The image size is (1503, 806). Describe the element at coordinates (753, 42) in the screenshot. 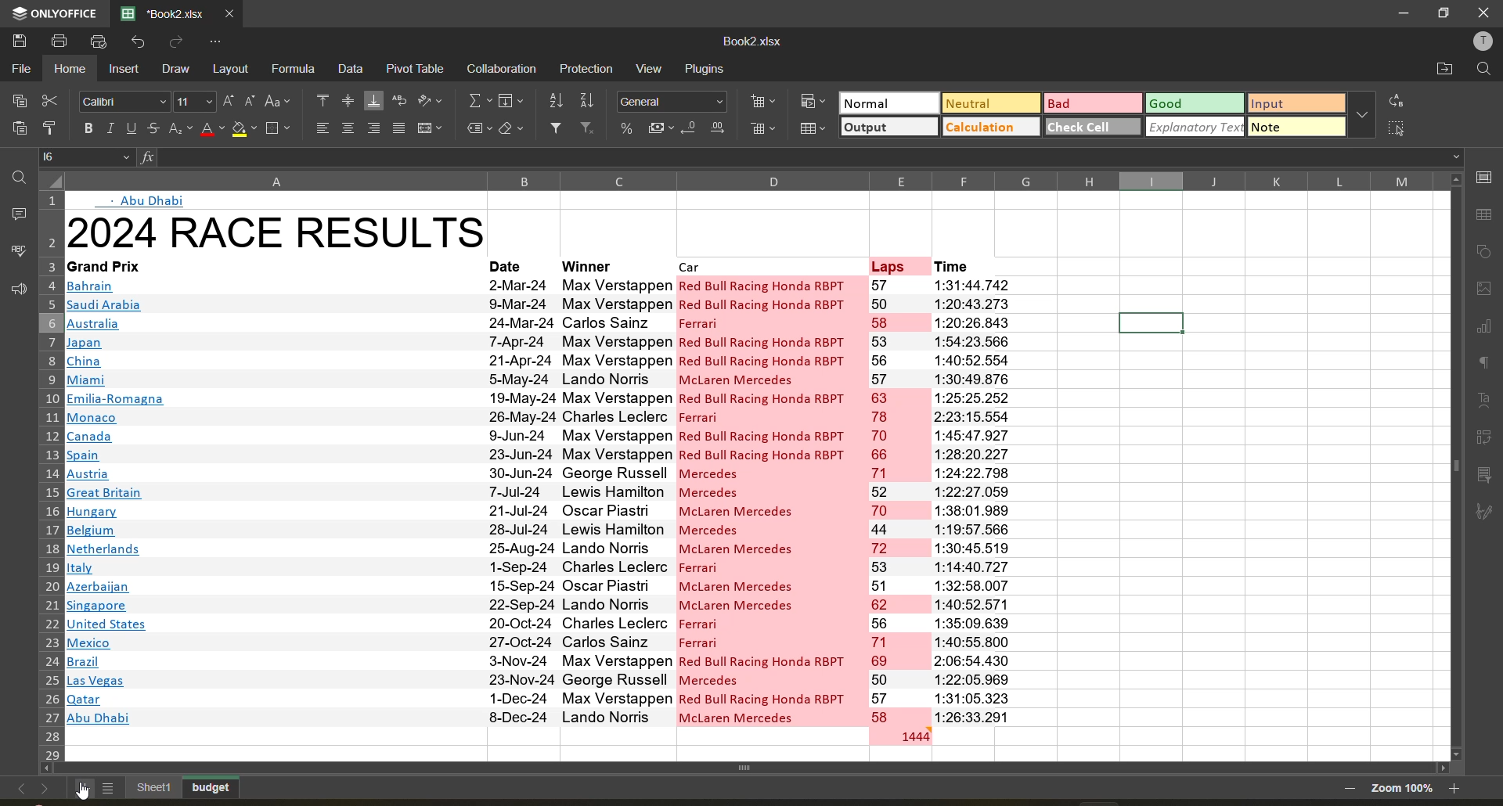

I see `file name` at that location.